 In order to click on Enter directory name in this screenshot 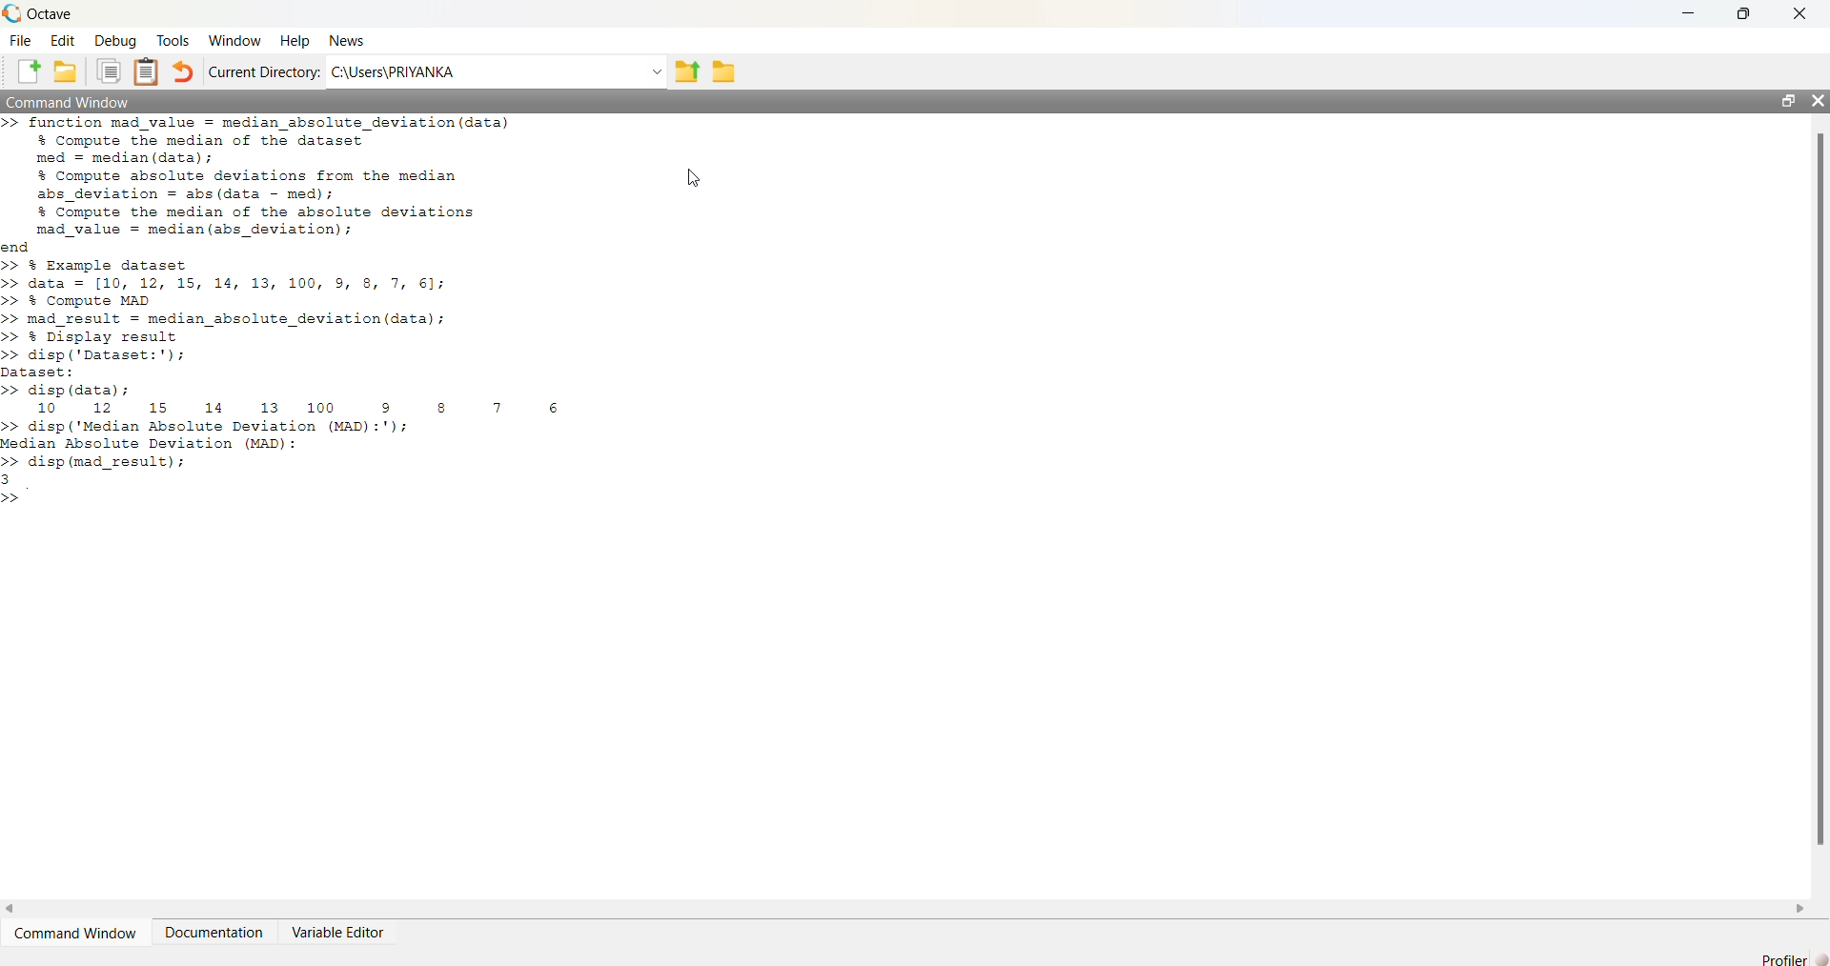, I will do `click(656, 71)`.